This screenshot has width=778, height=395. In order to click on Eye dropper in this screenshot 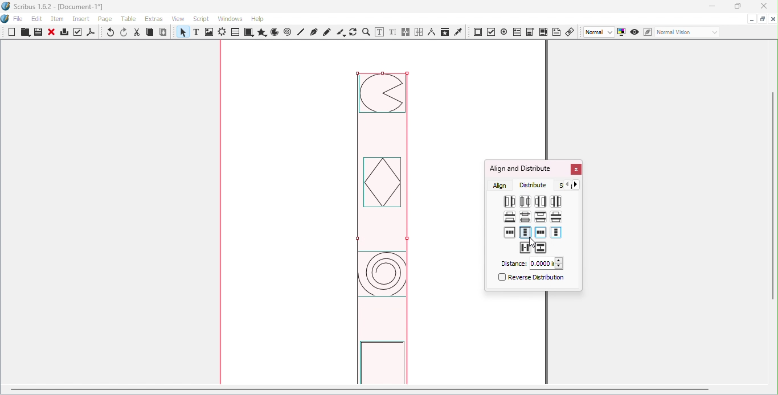, I will do `click(458, 31)`.